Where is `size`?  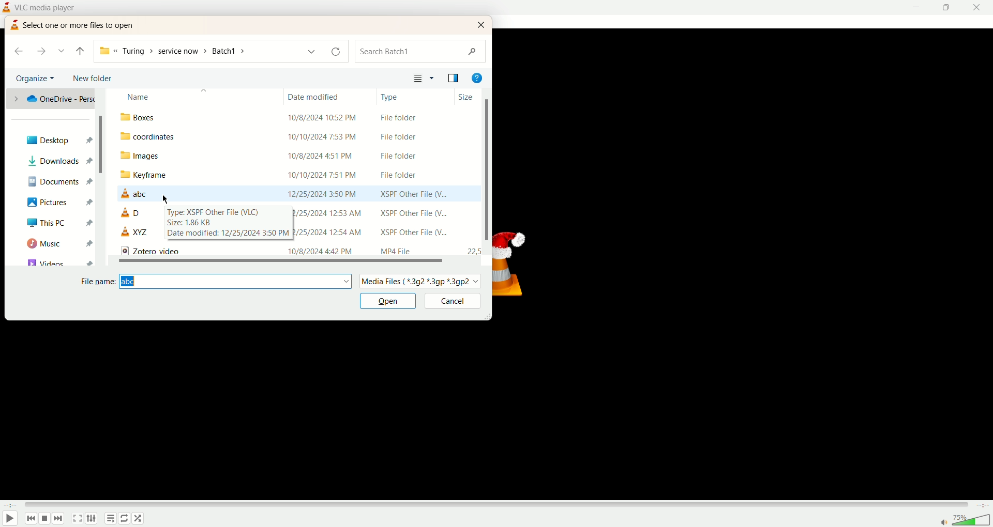
size is located at coordinates (467, 98).